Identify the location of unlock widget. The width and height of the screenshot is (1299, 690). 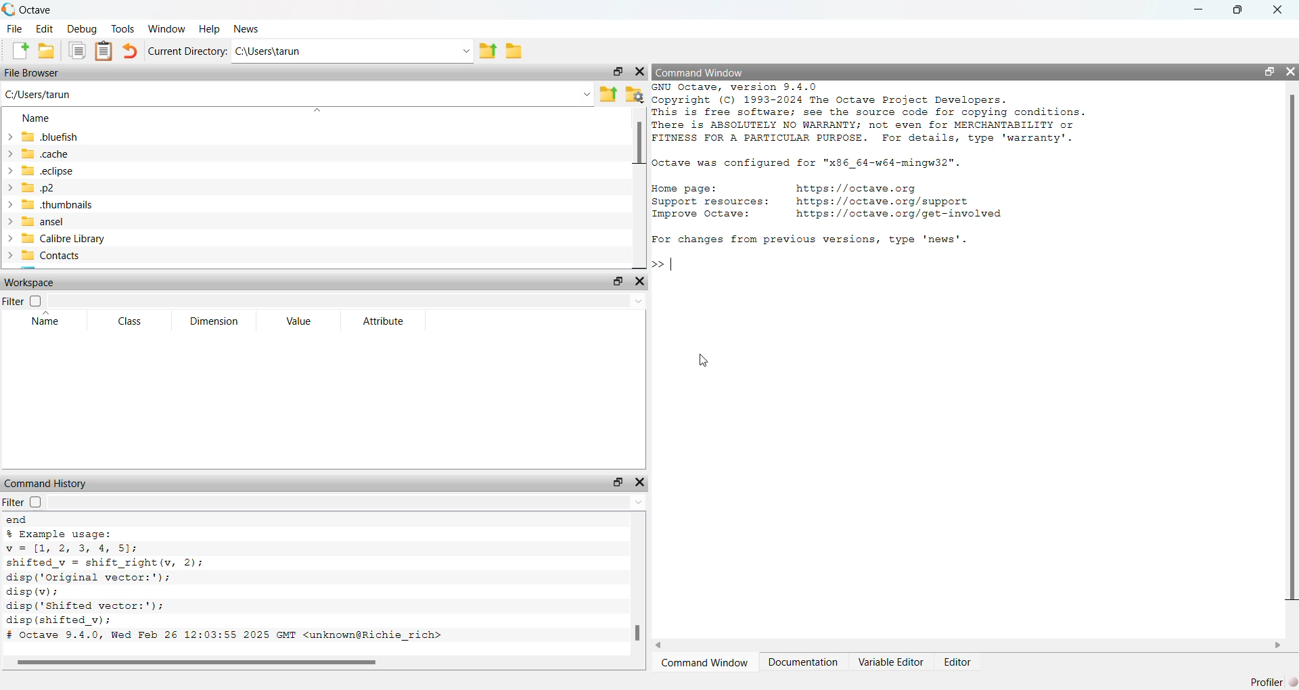
(613, 72).